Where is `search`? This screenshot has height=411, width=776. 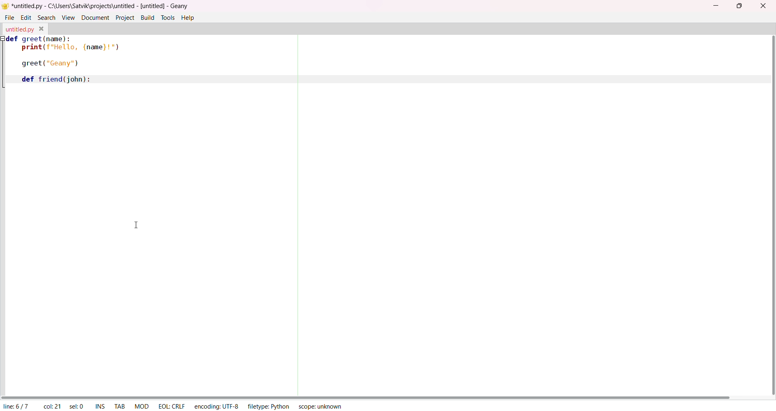 search is located at coordinates (47, 17).